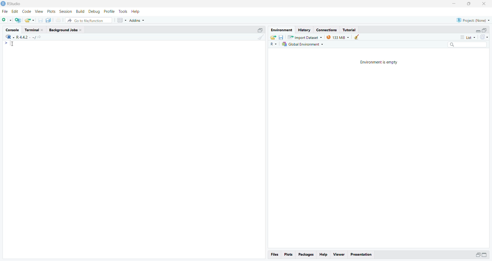 Image resolution: width=492 pixels, height=261 pixels. I want to click on Profile, so click(110, 12).